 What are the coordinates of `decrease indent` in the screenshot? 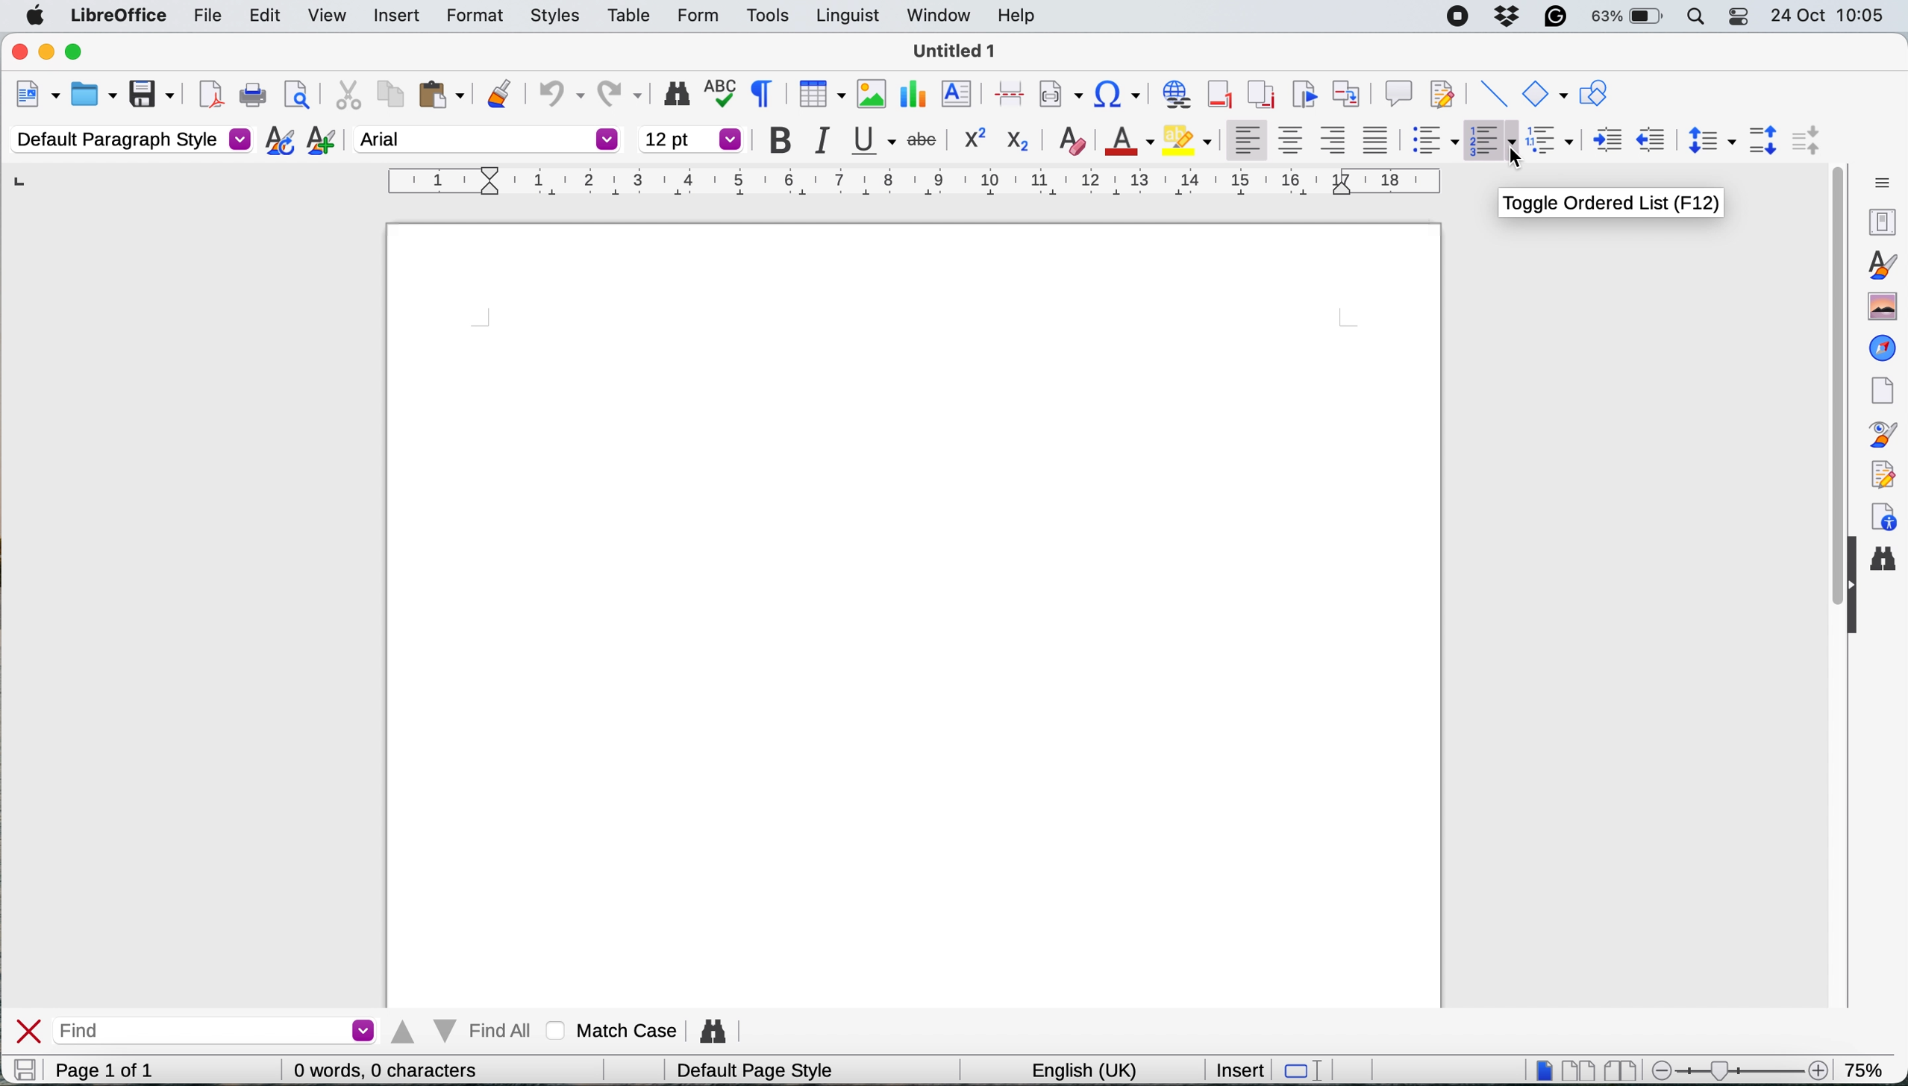 It's located at (1607, 138).